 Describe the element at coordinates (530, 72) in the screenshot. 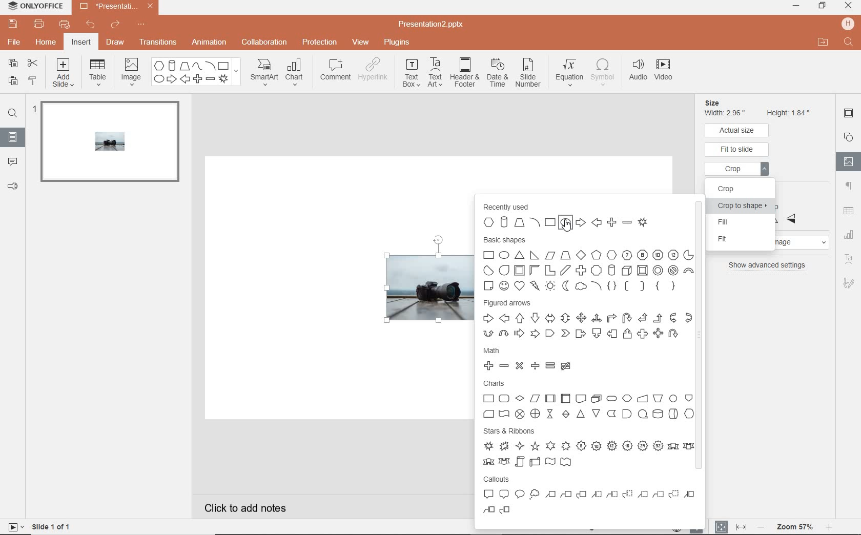

I see `slide number` at that location.